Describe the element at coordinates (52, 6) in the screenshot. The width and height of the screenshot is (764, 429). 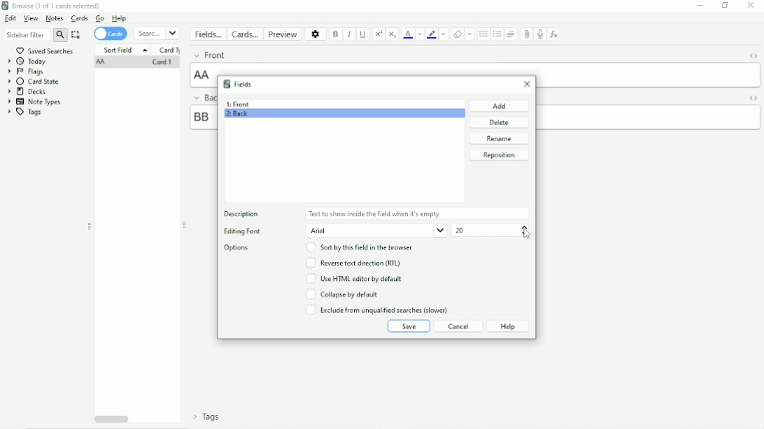
I see `Browse (1 of 1 cards selected)` at that location.